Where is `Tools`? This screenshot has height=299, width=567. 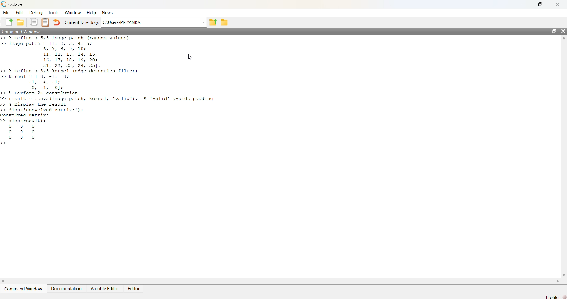
Tools is located at coordinates (54, 12).